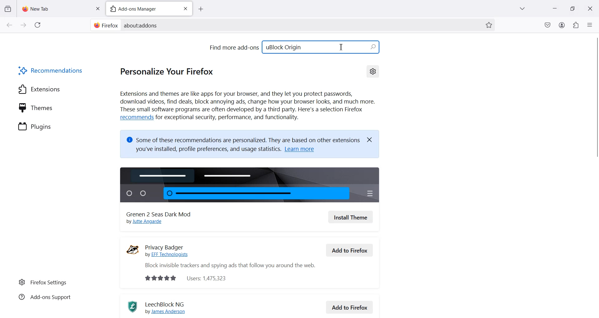  What do you see at coordinates (232, 118) in the screenshot?
I see `for exceptional security, performance, and functionality.` at bounding box center [232, 118].